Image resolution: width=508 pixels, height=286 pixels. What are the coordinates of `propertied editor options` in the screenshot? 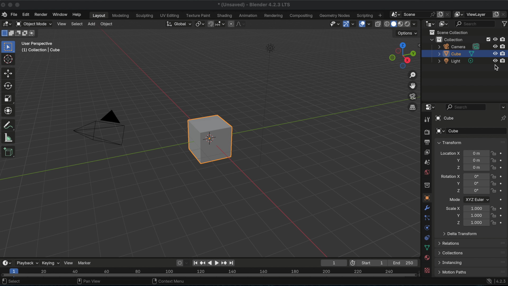 It's located at (503, 107).